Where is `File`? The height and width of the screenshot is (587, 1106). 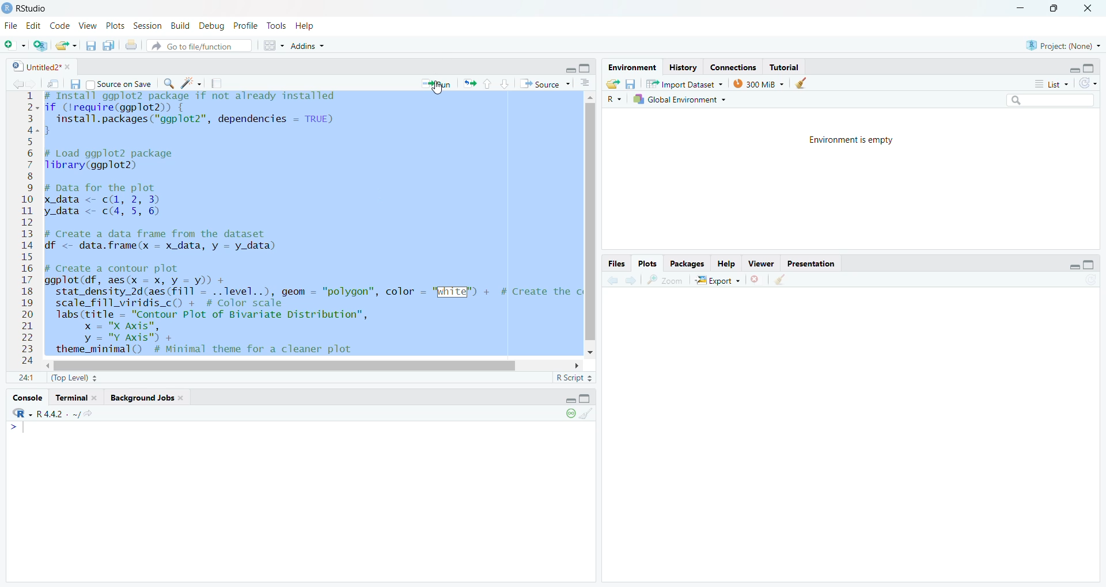 File is located at coordinates (11, 27).